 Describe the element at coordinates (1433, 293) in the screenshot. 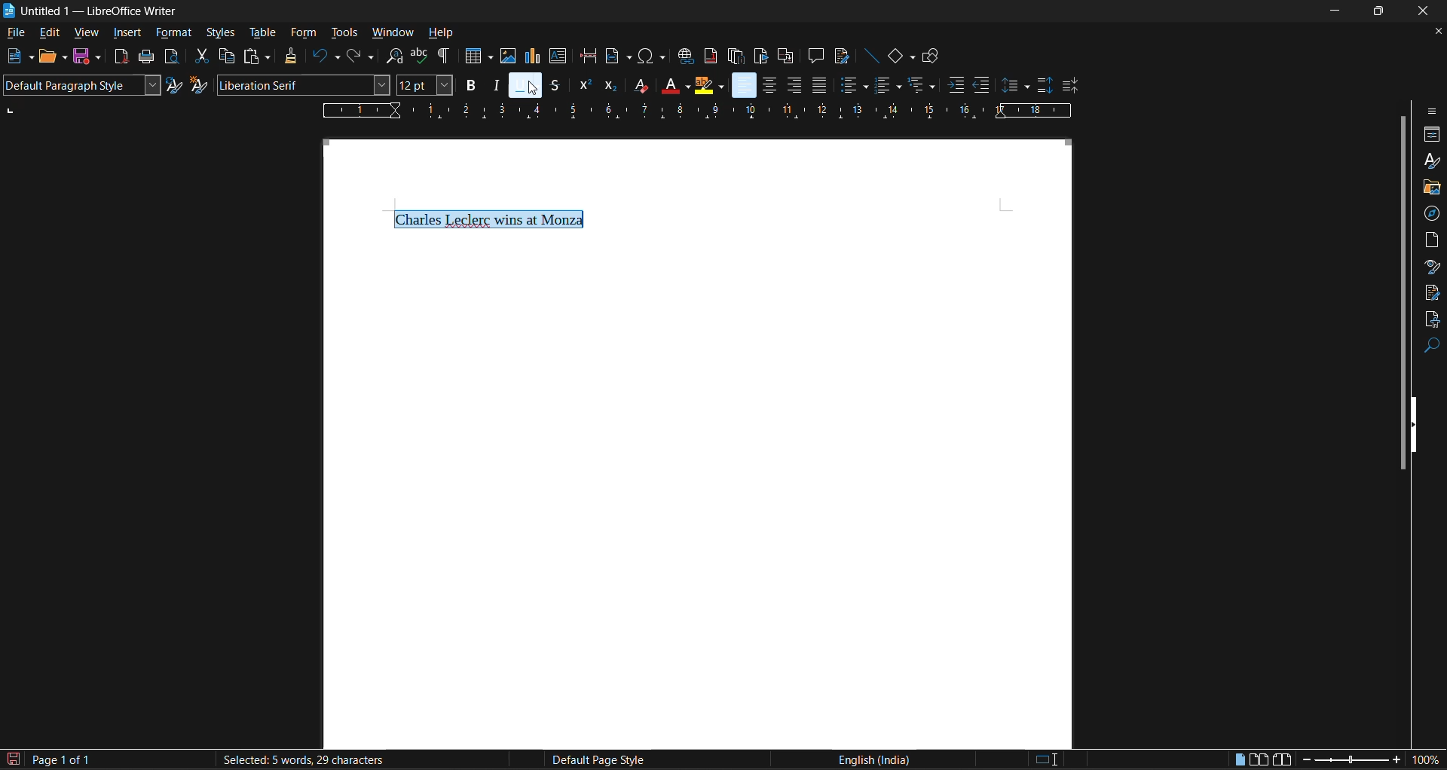

I see `manage changes` at that location.